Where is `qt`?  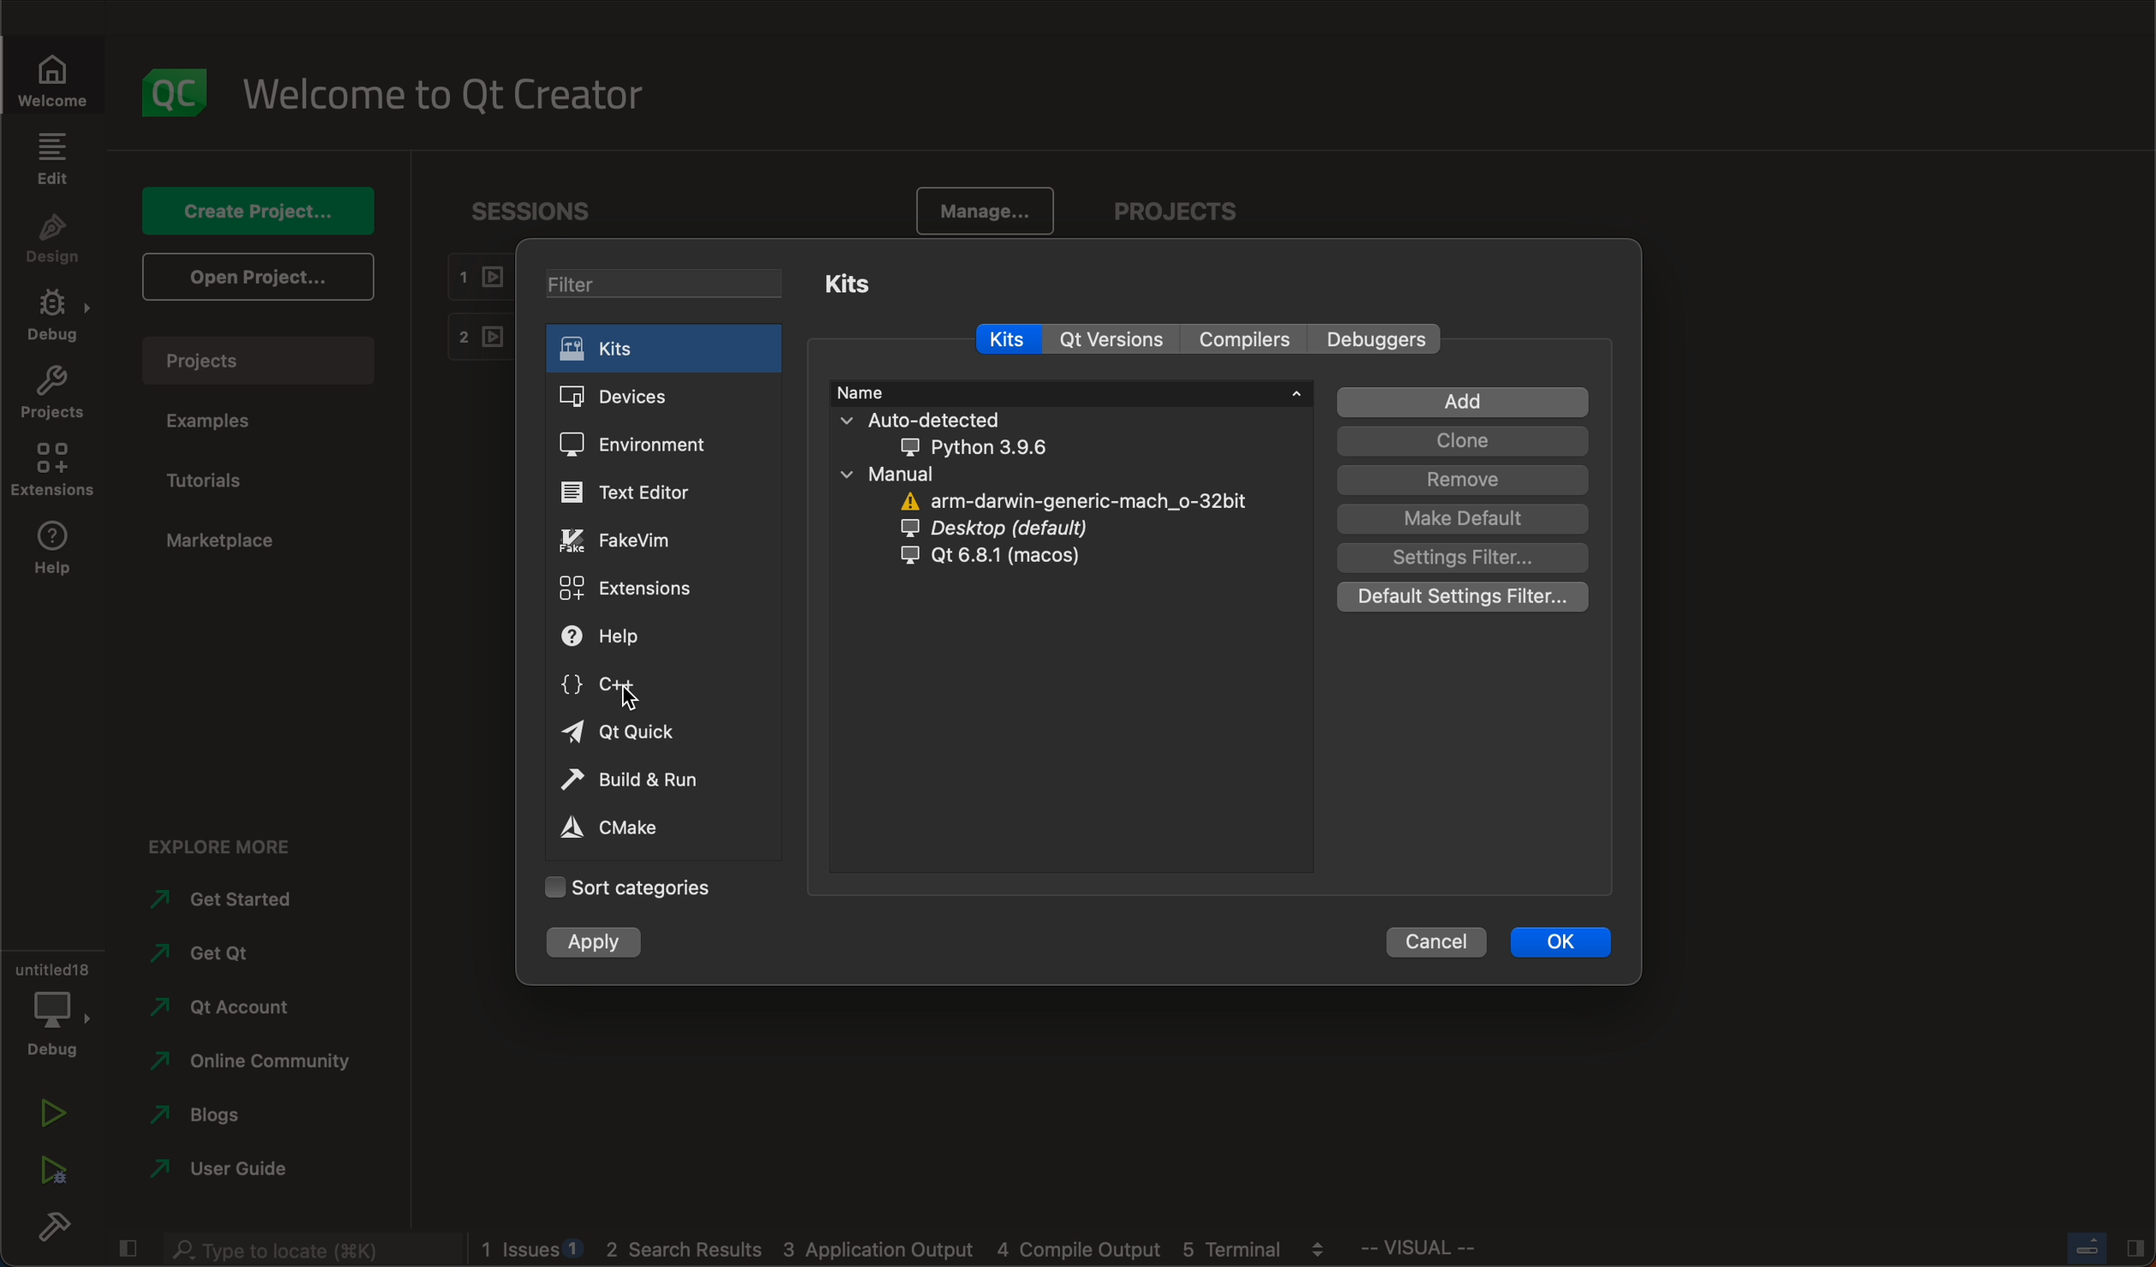 qt is located at coordinates (638, 730).